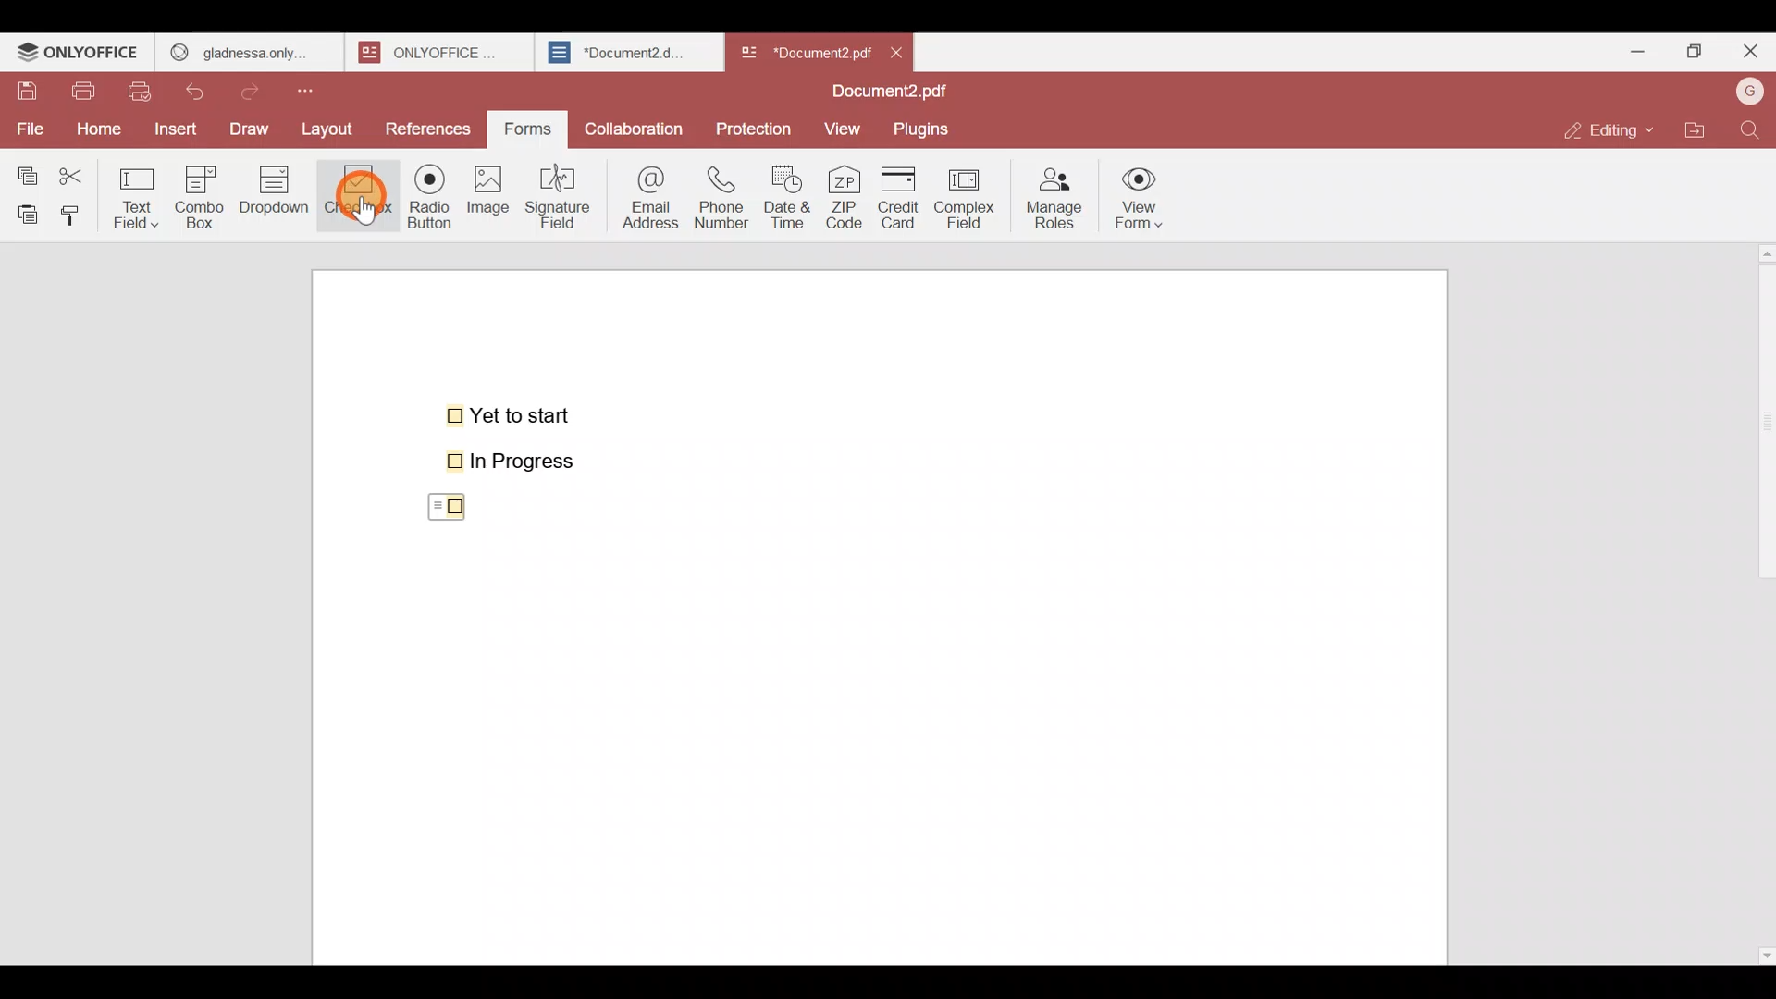 The image size is (1776, 999). Describe the element at coordinates (80, 172) in the screenshot. I see `Cut` at that location.